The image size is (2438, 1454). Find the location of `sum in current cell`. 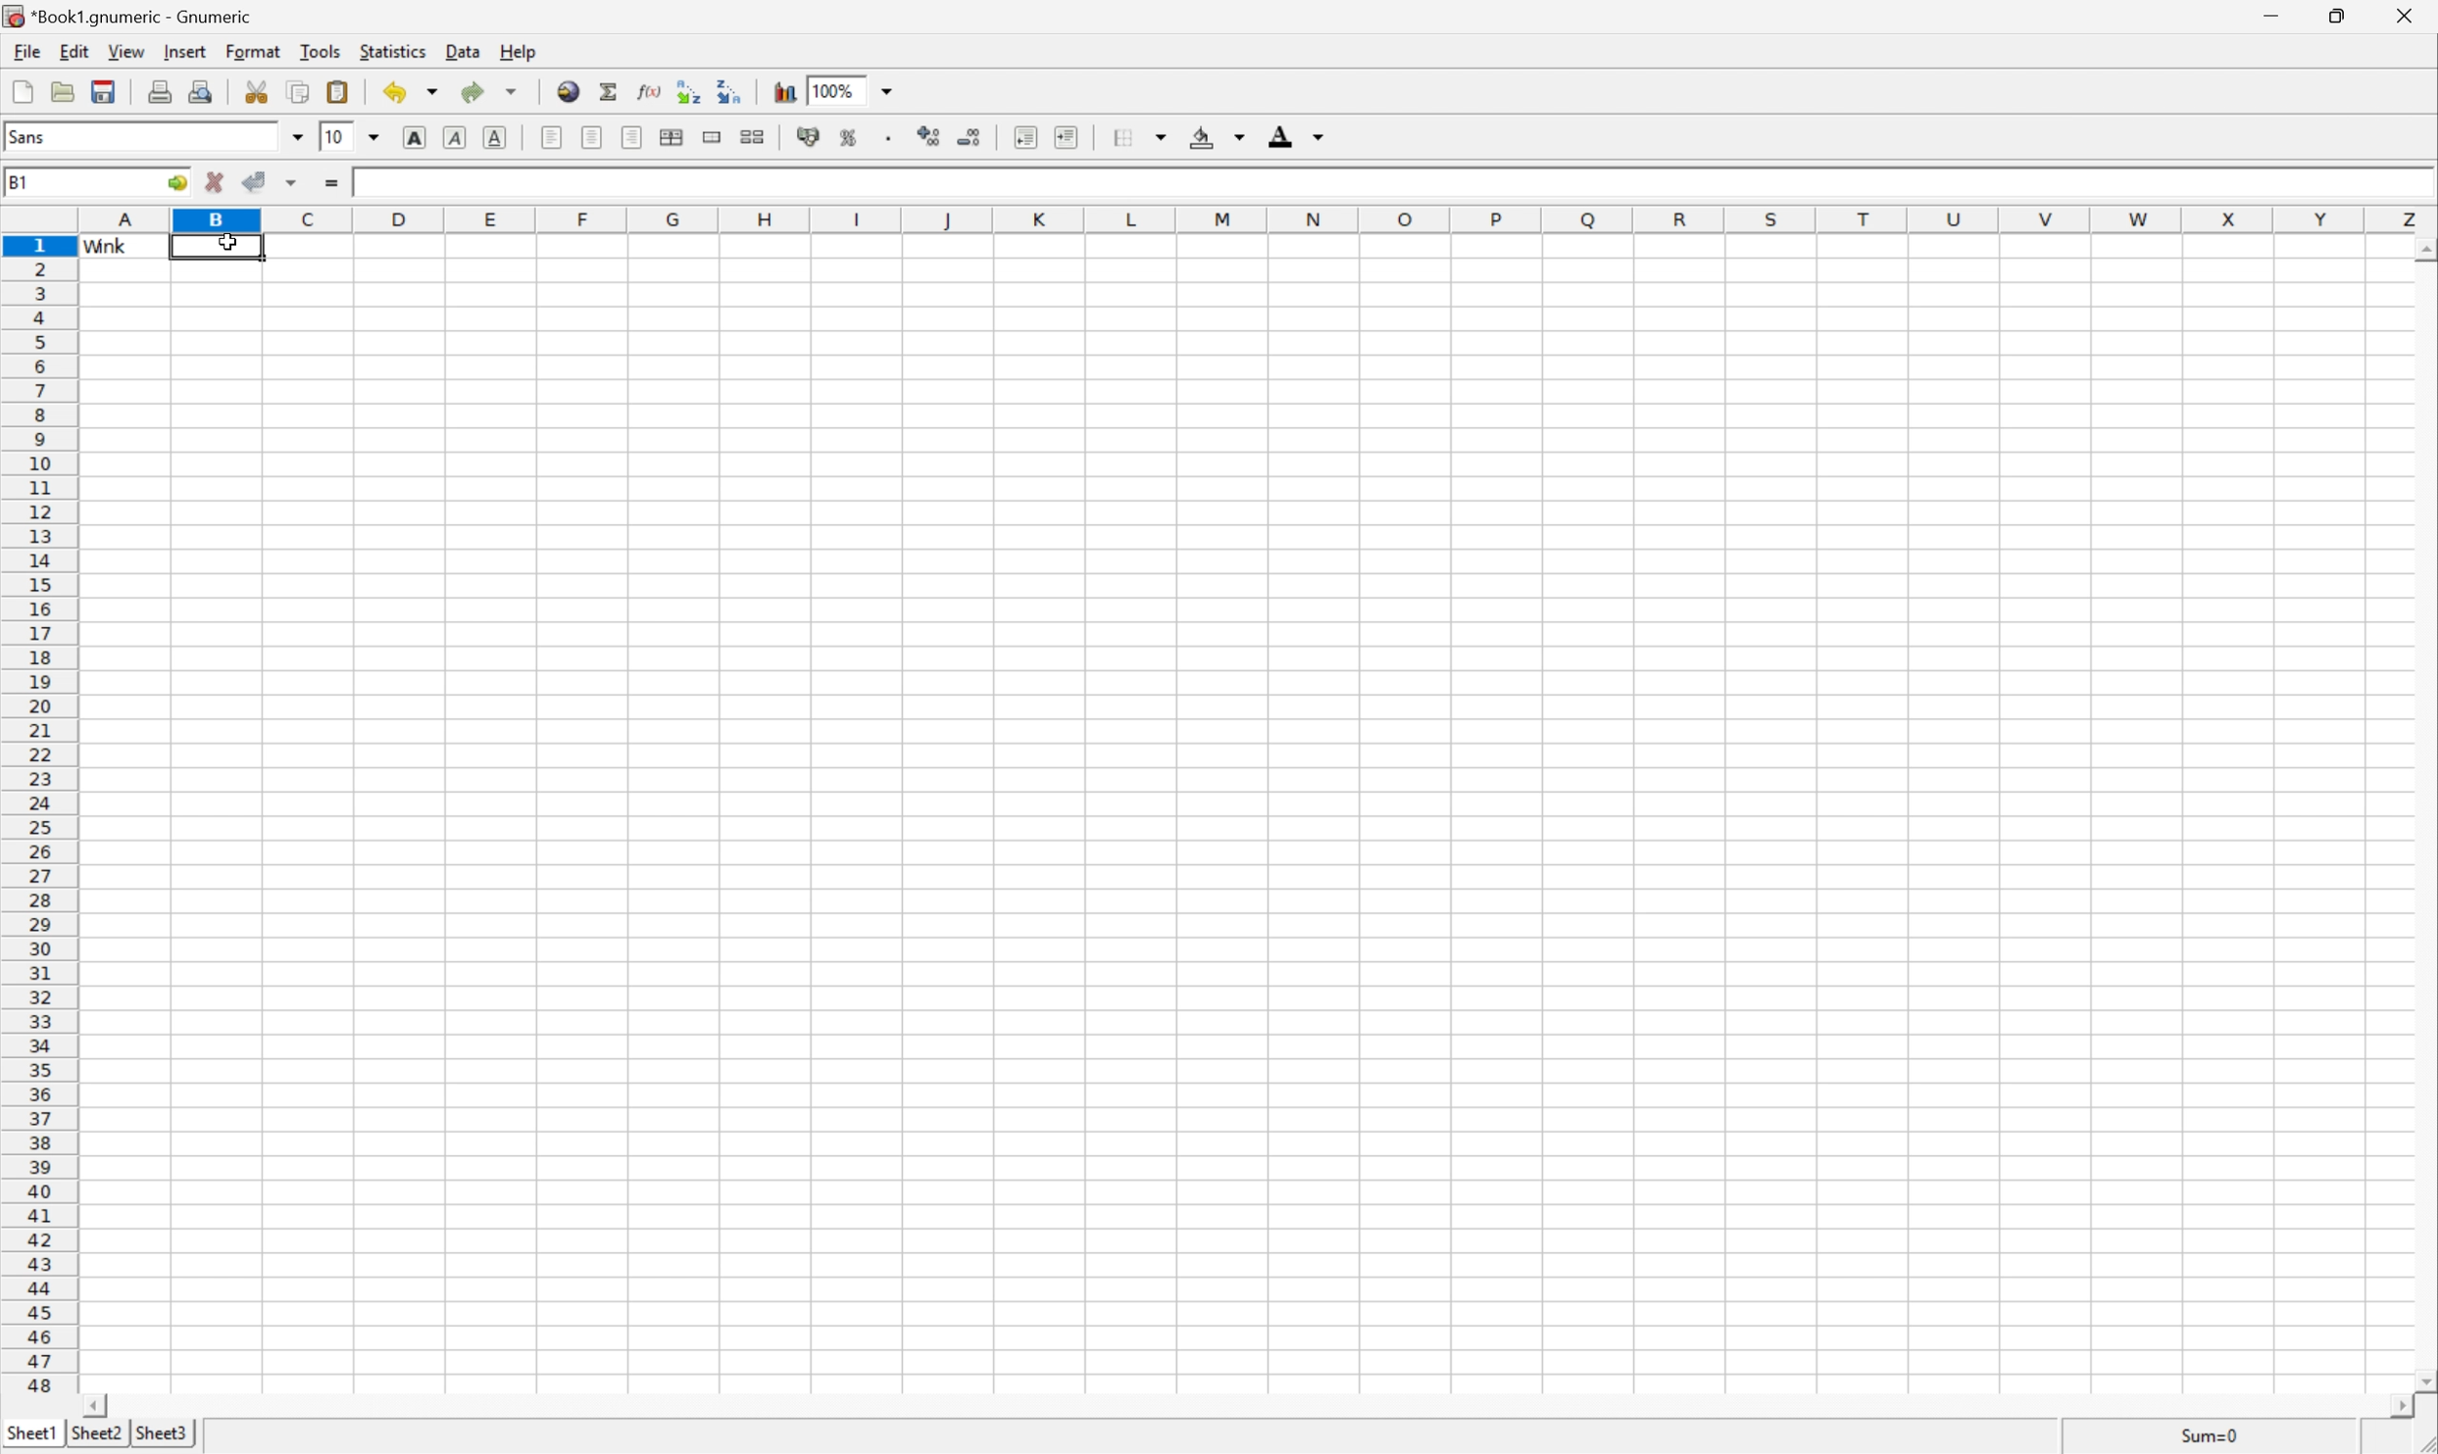

sum in current cell is located at coordinates (608, 90).